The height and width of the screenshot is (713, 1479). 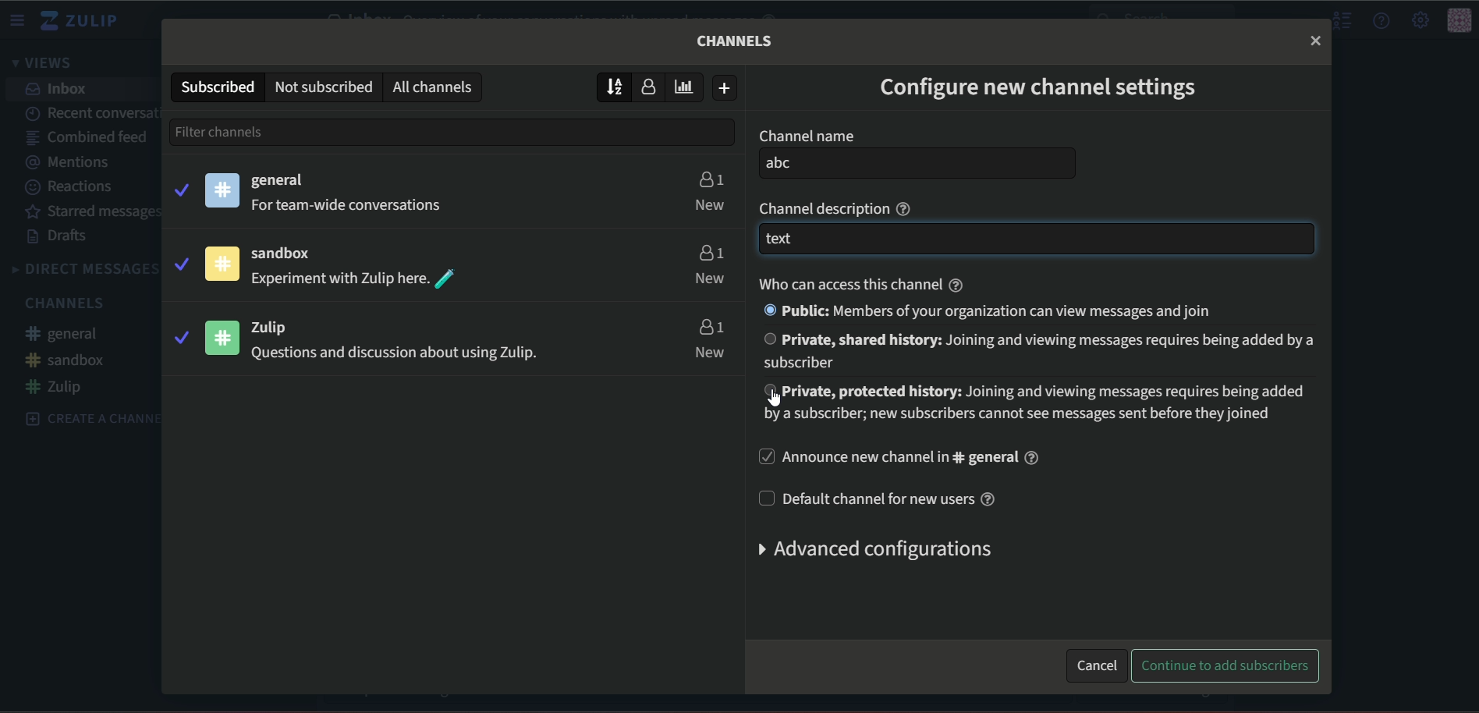 I want to click on channel description, so click(x=839, y=207).